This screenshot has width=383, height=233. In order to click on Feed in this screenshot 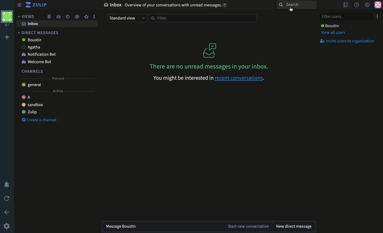, I will do `click(49, 17)`.